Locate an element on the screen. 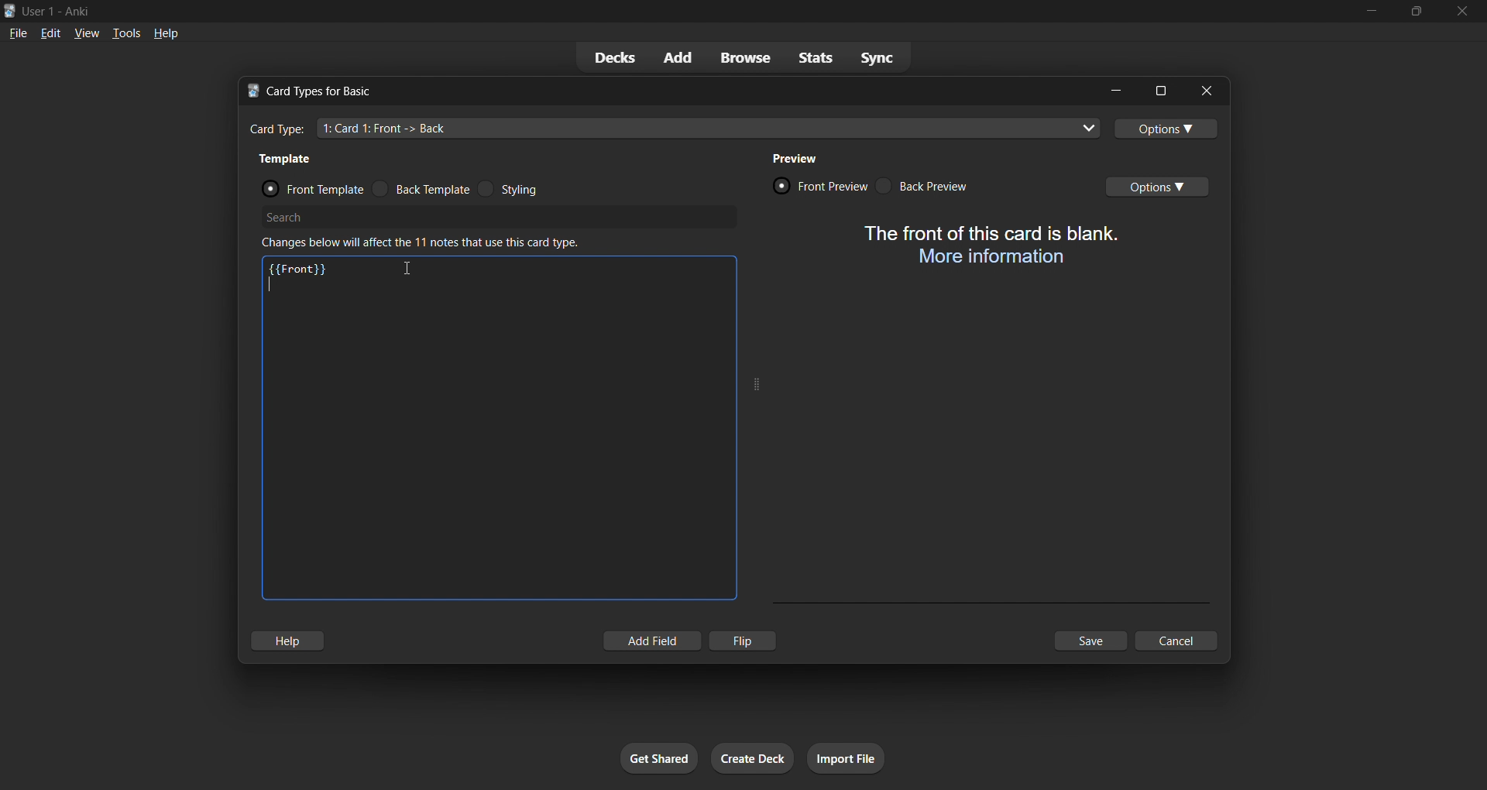 The height and width of the screenshot is (790, 1487). title bar is located at coordinates (661, 91).